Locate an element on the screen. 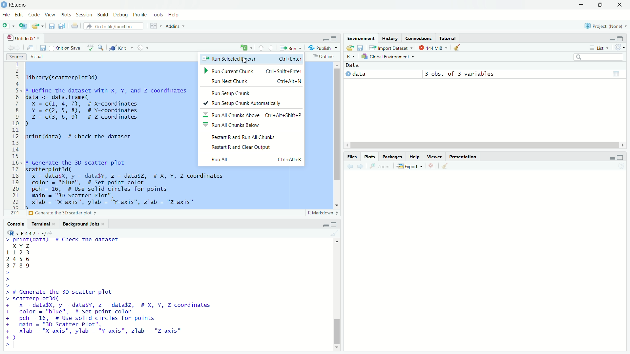 The width and height of the screenshot is (630, 354). source is located at coordinates (12, 57).